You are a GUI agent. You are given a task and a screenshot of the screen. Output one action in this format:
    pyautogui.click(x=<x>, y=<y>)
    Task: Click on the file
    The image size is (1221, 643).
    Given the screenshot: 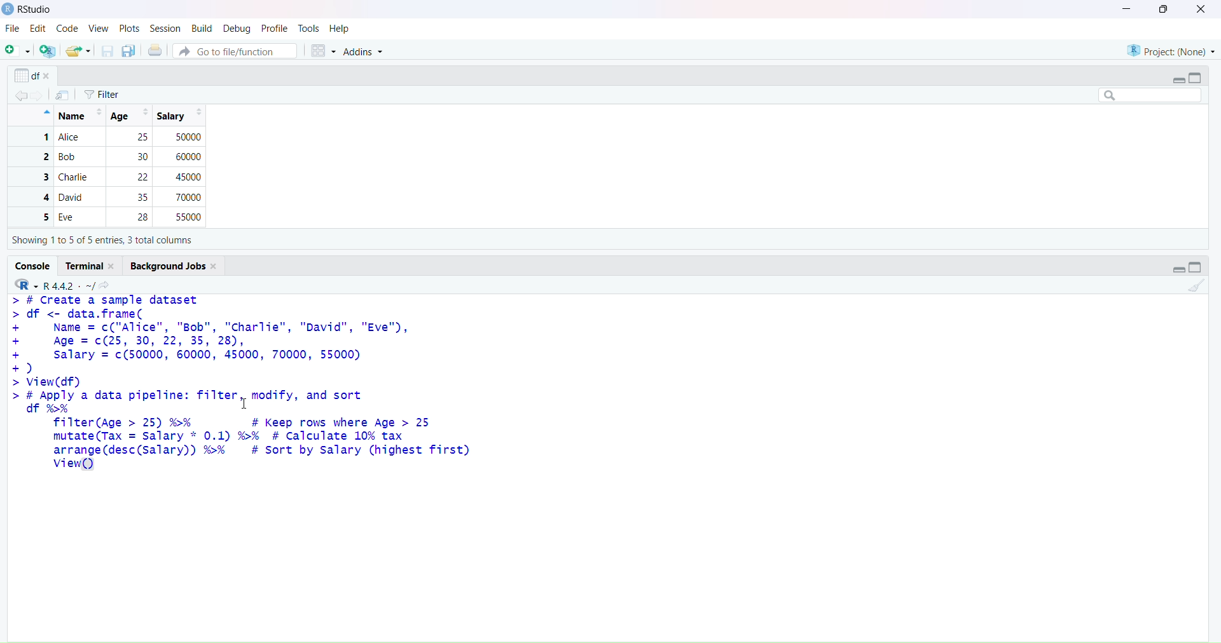 What is the action you would take?
    pyautogui.click(x=13, y=29)
    